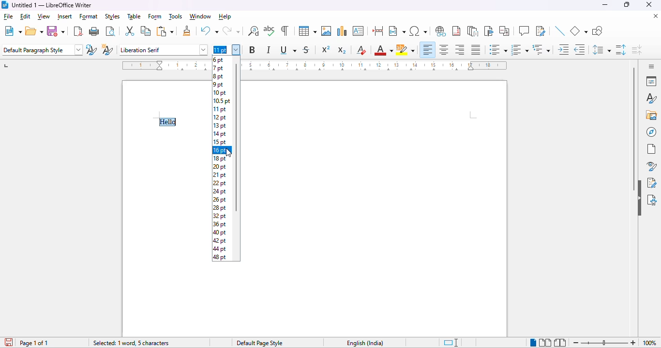 This screenshot has width=661, height=348. What do you see at coordinates (652, 200) in the screenshot?
I see `accessibility check` at bounding box center [652, 200].